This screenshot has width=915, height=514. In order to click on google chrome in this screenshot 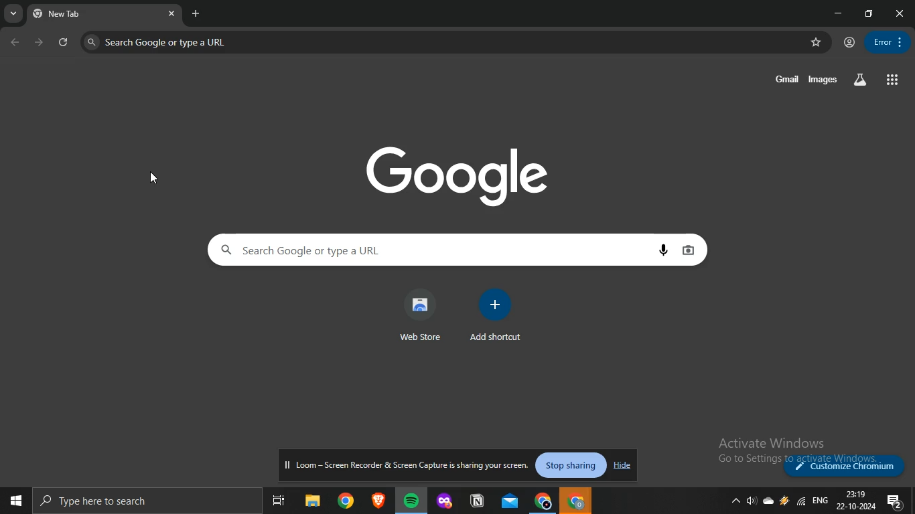, I will do `click(577, 499)`.